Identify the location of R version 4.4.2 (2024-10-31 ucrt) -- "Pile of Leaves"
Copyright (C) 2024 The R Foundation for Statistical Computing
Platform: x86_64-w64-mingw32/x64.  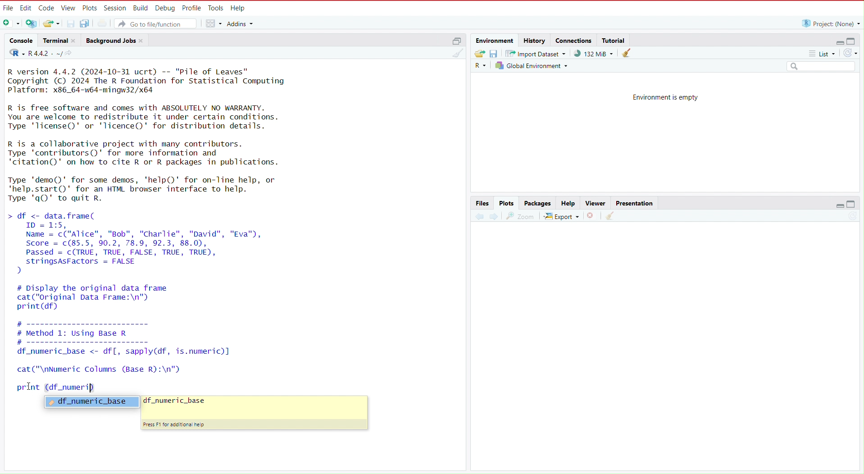
(151, 80).